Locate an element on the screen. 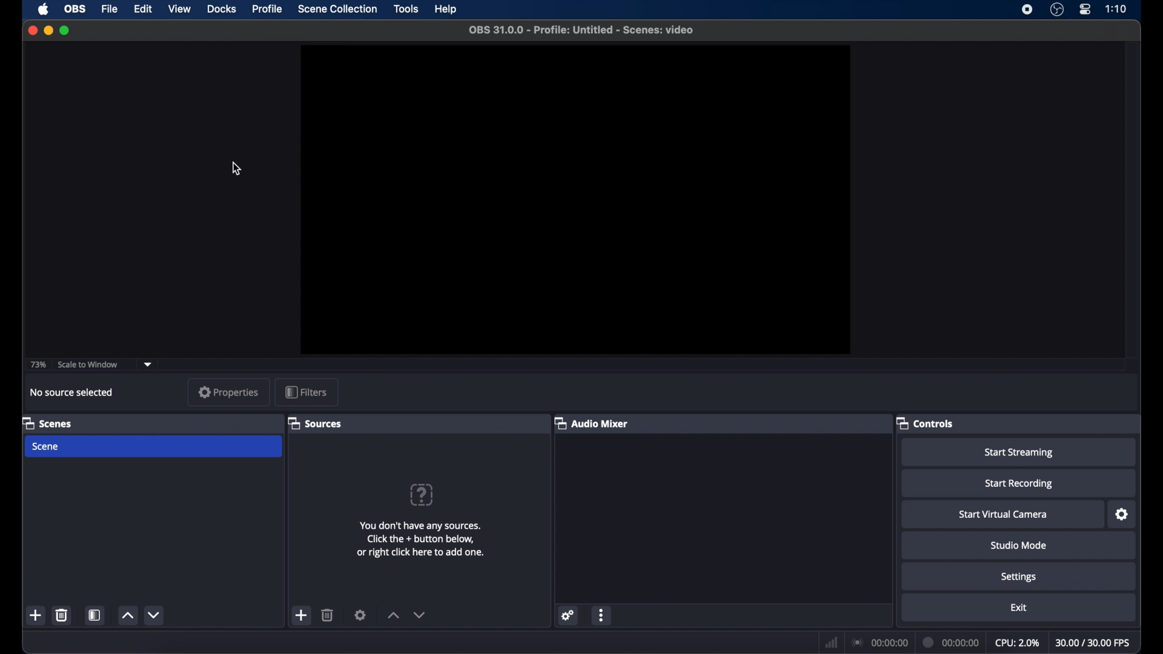  increment is located at coordinates (127, 616).